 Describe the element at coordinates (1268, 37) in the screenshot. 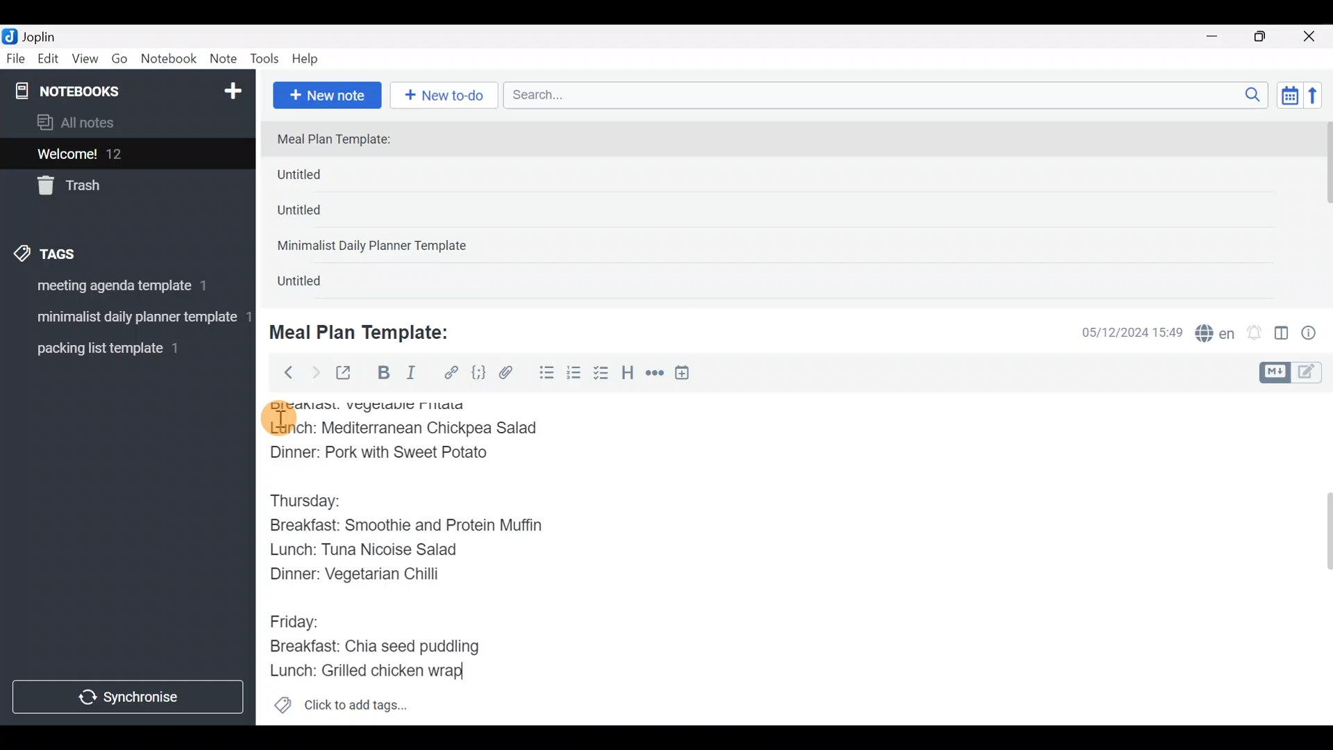

I see `Maximize` at that location.